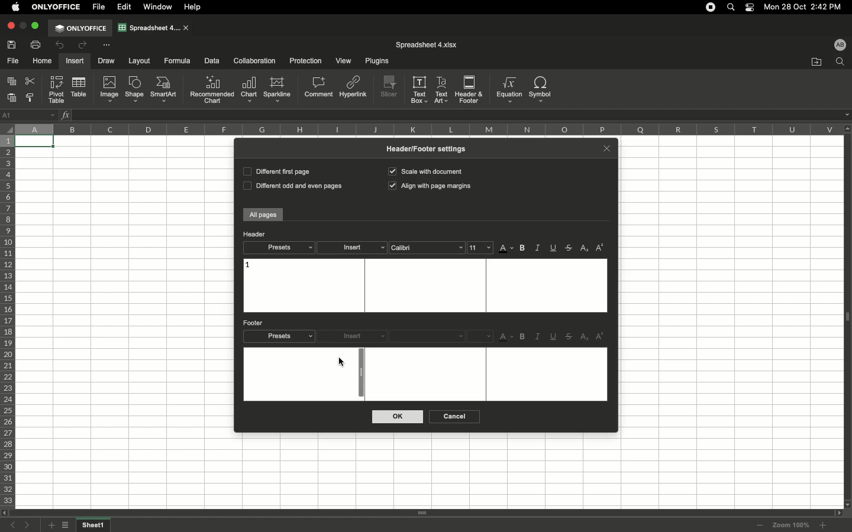  What do you see at coordinates (7, 127) in the screenshot?
I see `Selector` at bounding box center [7, 127].